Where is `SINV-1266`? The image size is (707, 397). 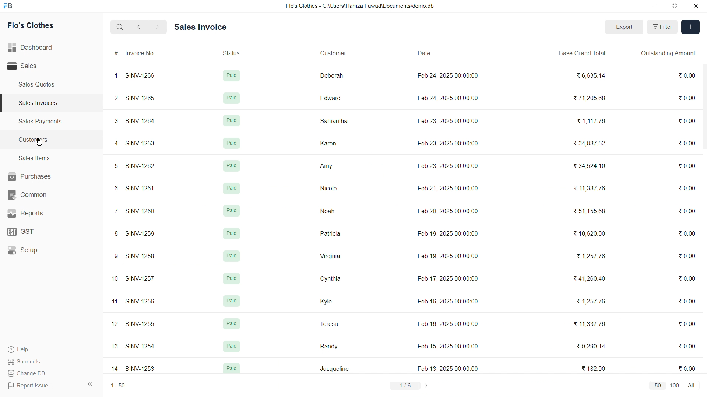 SINV-1266 is located at coordinates (140, 76).